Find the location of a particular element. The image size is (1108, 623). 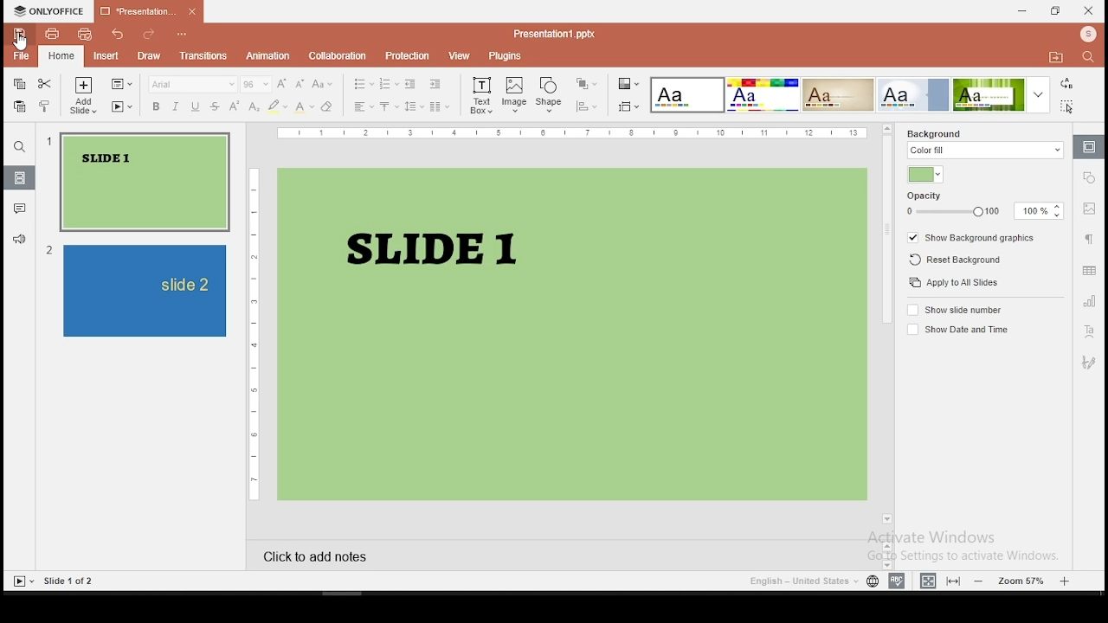

print file is located at coordinates (51, 33).